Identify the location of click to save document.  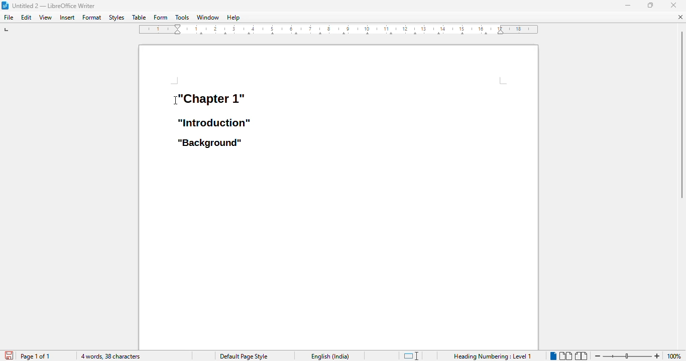
(9, 355).